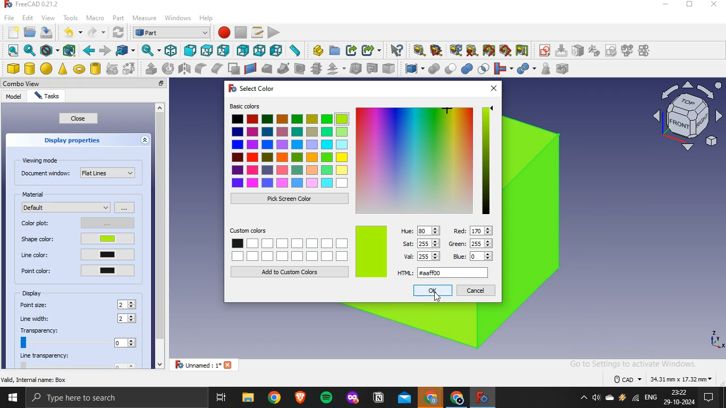  What do you see at coordinates (636, 399) in the screenshot?
I see `wifi` at bounding box center [636, 399].